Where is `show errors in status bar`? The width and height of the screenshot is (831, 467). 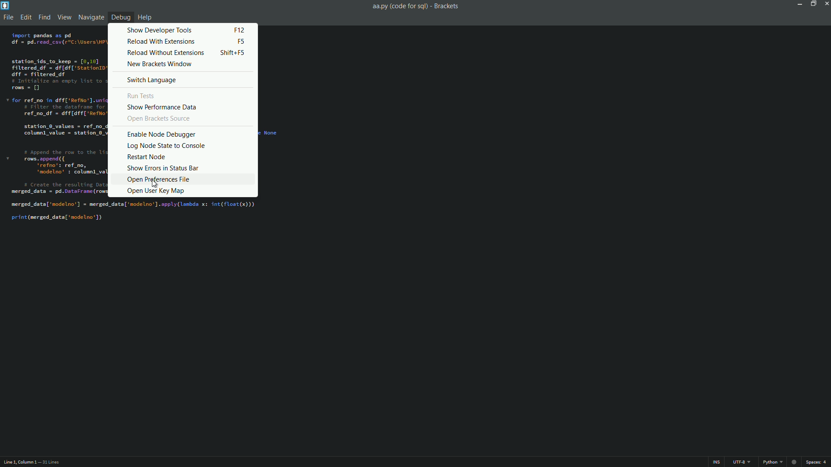
show errors in status bar is located at coordinates (162, 169).